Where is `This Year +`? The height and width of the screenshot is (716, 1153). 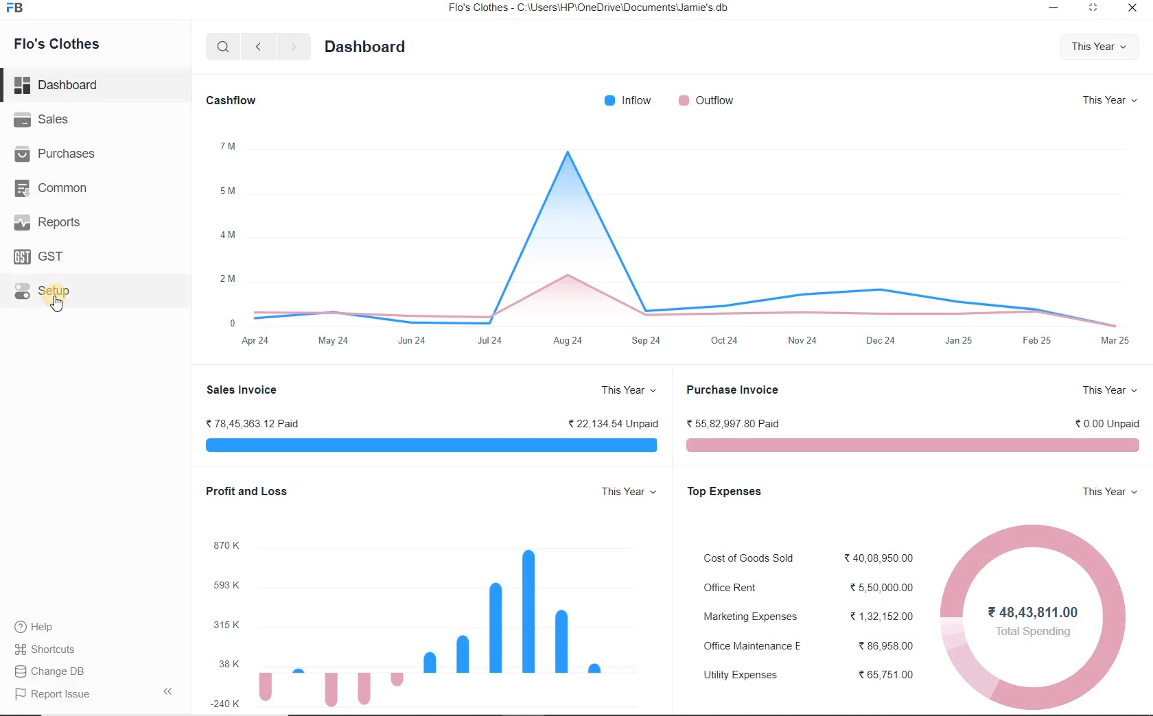 This Year + is located at coordinates (1109, 492).